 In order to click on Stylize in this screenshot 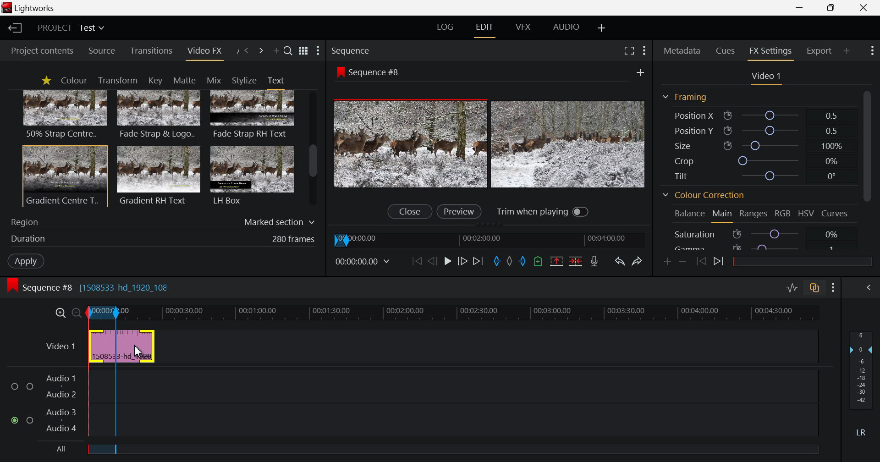, I will do `click(244, 80)`.